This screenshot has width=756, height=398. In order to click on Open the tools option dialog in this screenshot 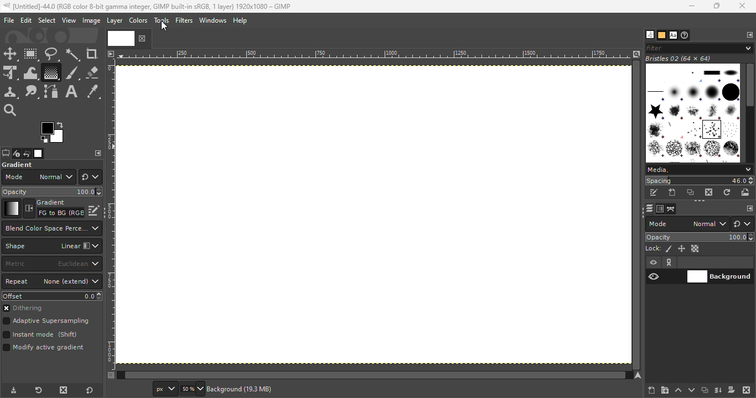, I will do `click(5, 154)`.